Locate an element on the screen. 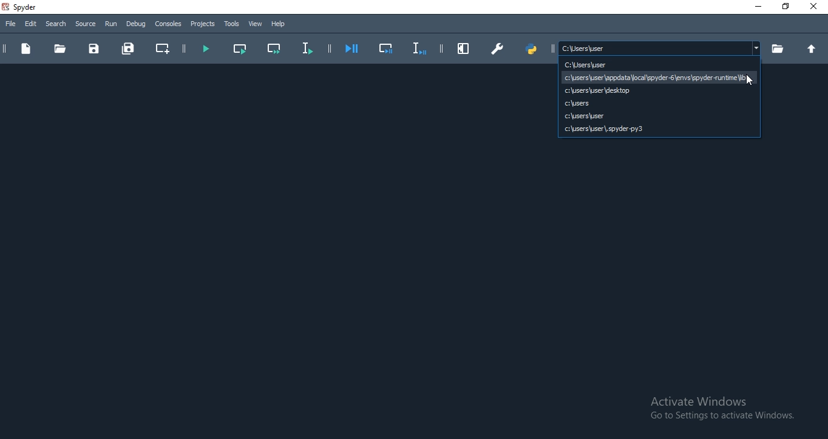 The height and width of the screenshot is (439, 828). help is located at coordinates (279, 24).